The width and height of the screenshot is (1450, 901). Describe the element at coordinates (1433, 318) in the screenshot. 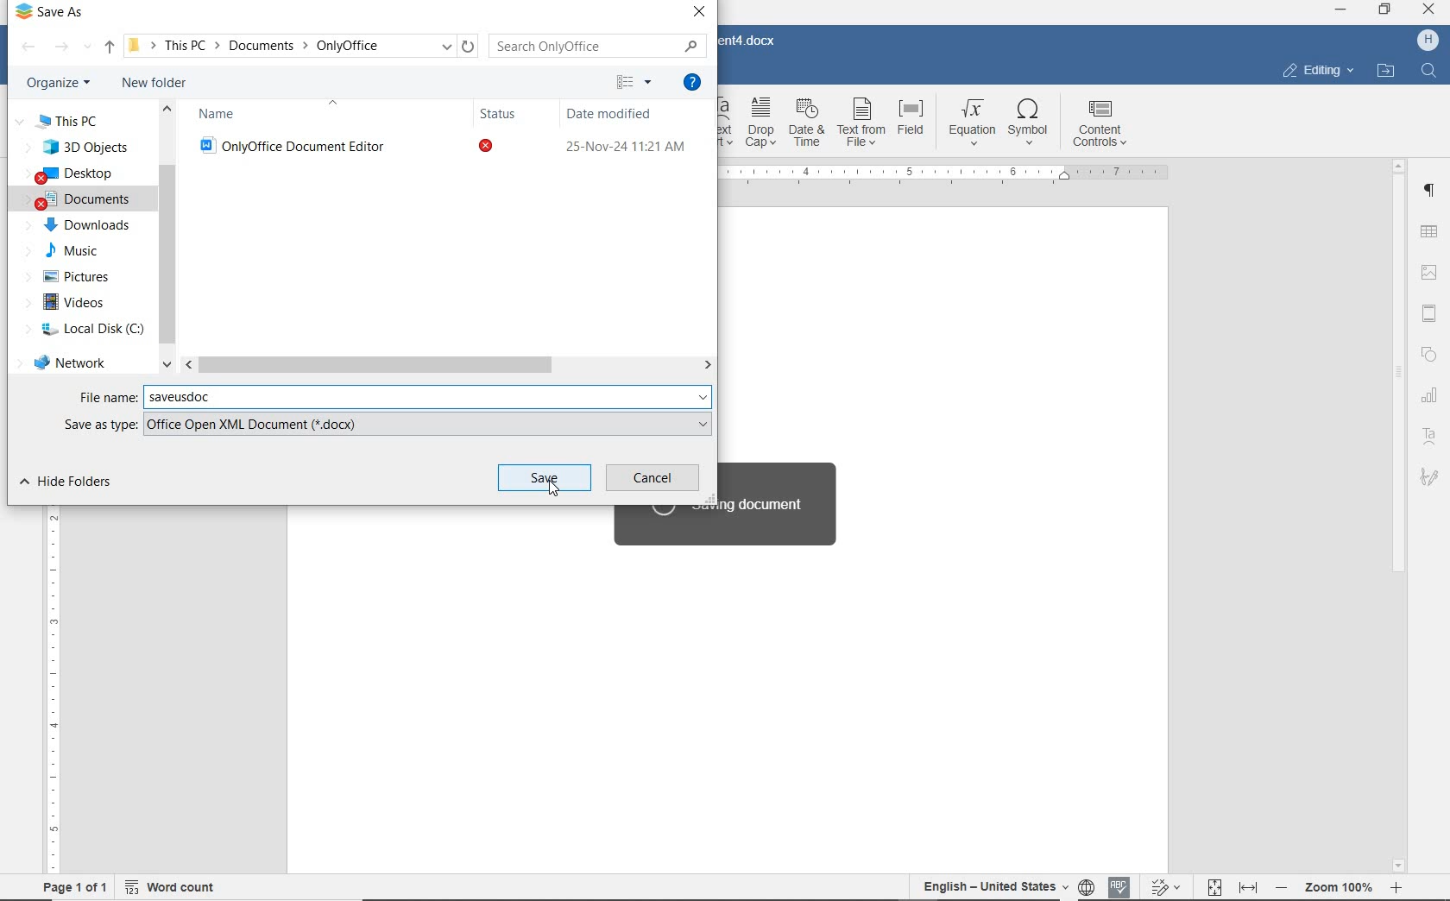

I see `Header and Footer` at that location.